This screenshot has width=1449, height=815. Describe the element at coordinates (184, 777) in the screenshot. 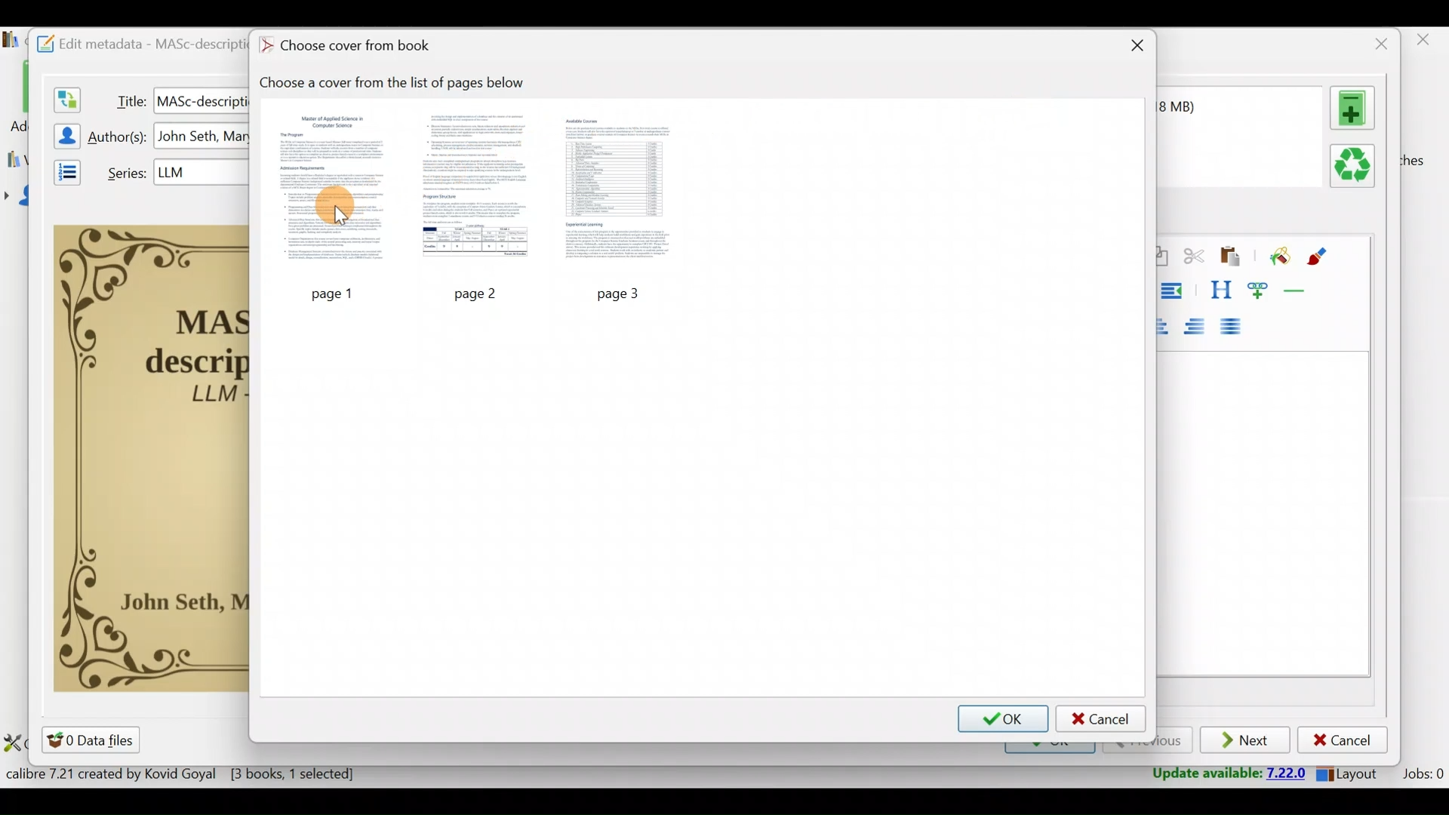

I see `Books count` at that location.